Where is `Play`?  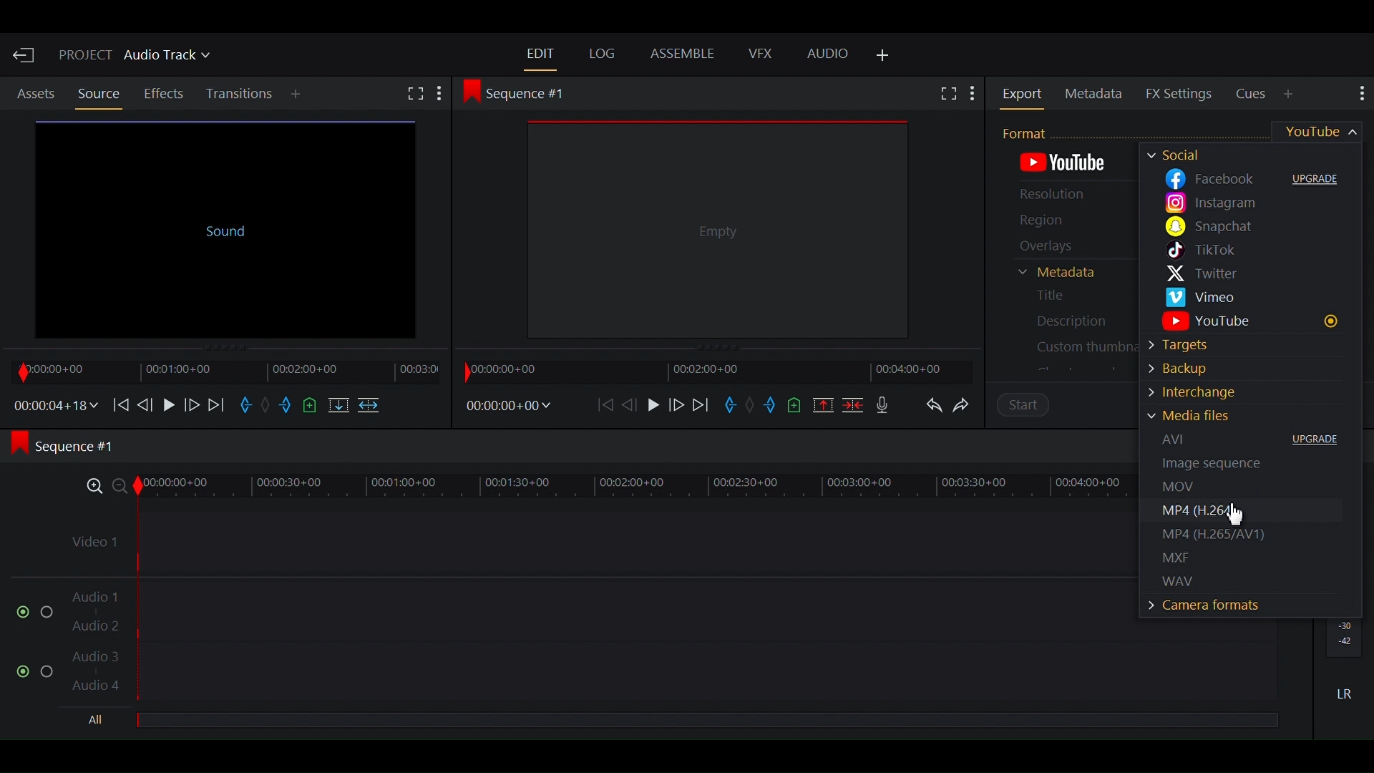
Play is located at coordinates (168, 404).